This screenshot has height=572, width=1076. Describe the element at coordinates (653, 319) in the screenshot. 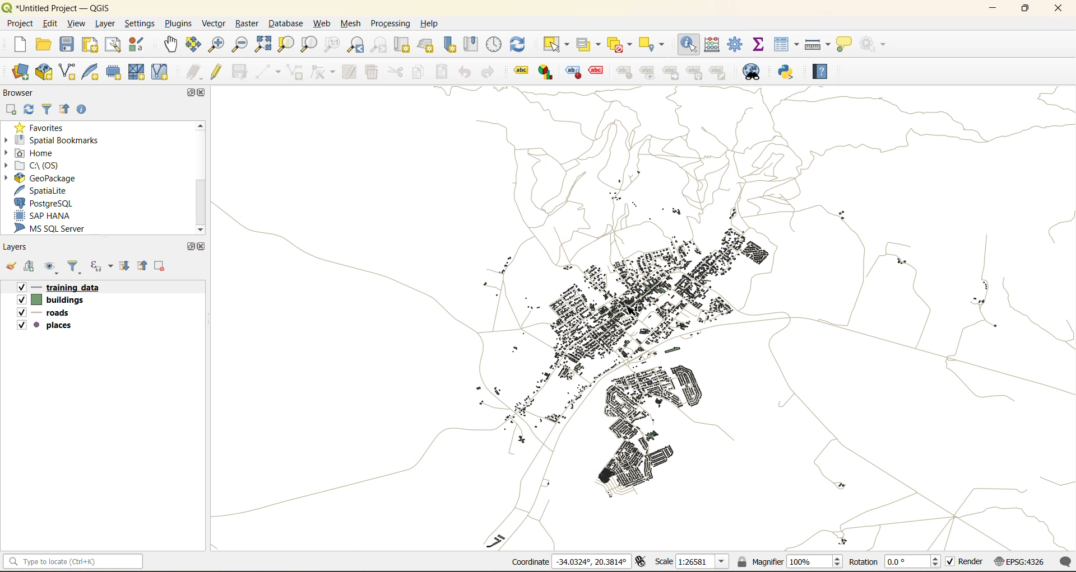

I see `layers` at that location.